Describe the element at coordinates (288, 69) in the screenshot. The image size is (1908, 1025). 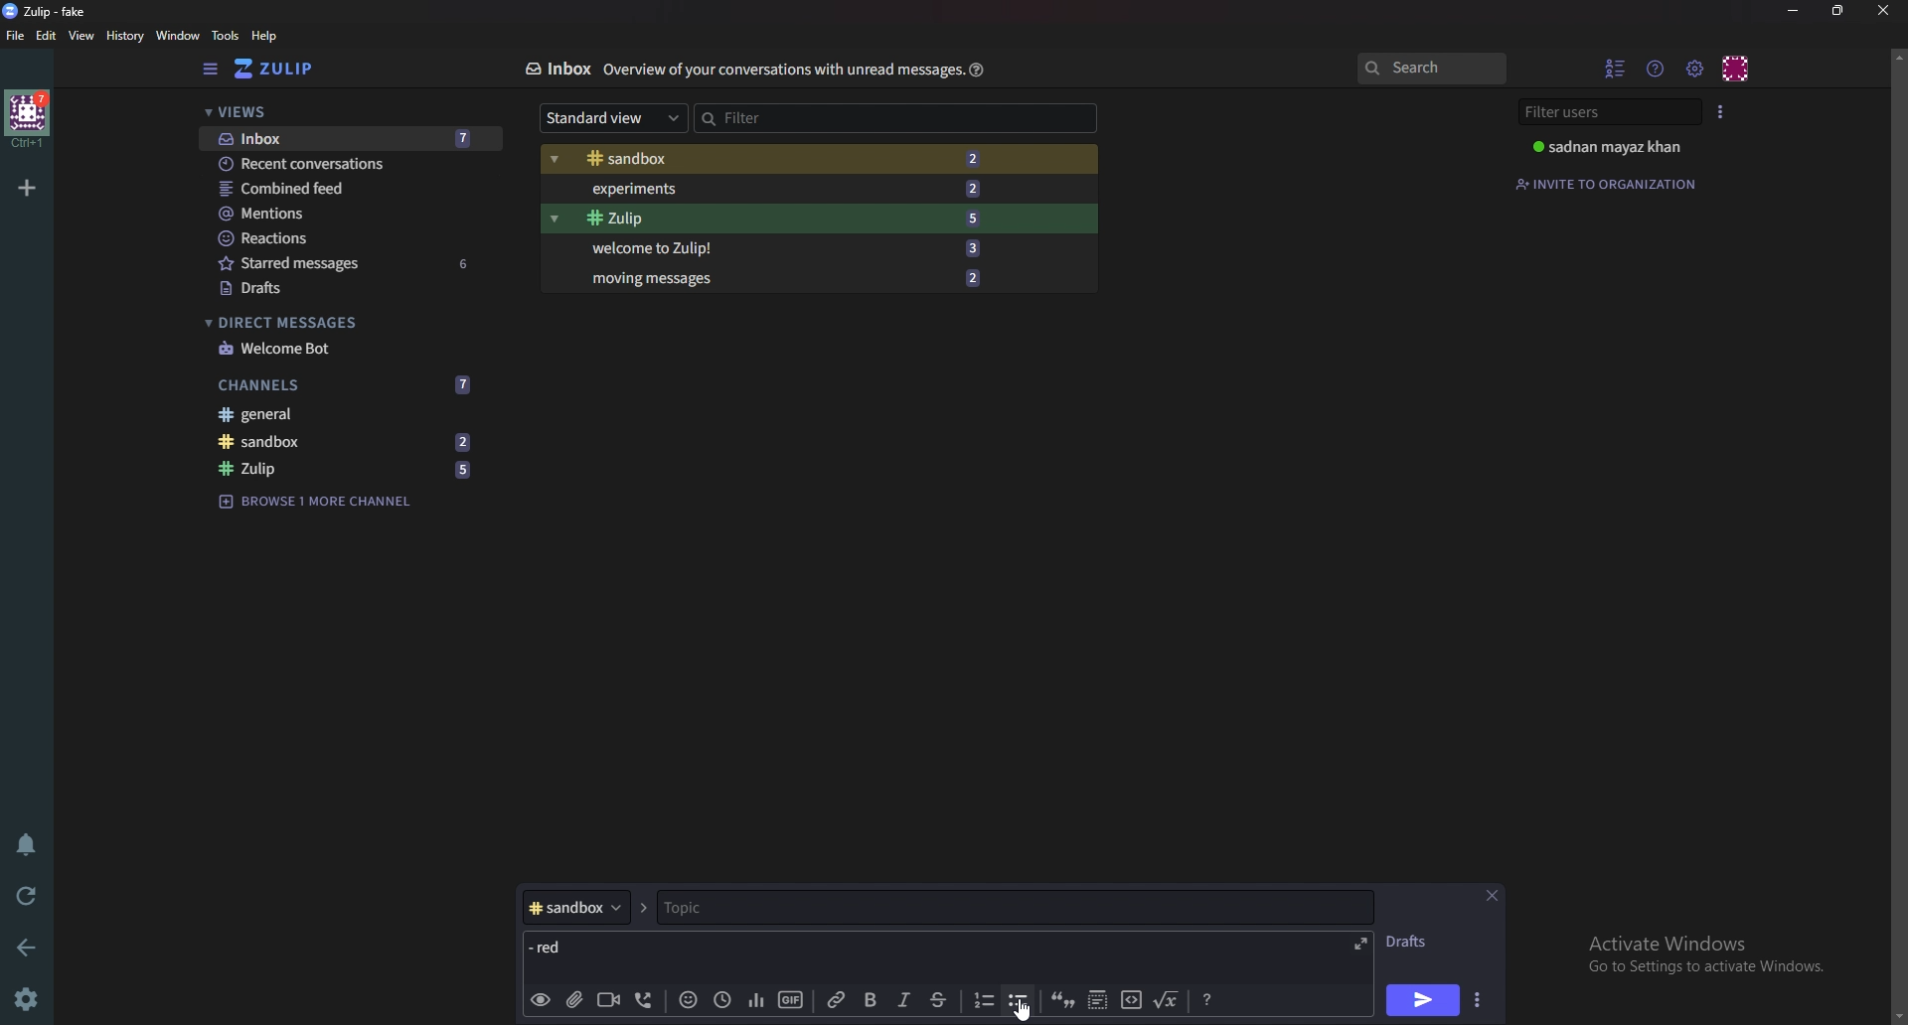
I see `Home view` at that location.